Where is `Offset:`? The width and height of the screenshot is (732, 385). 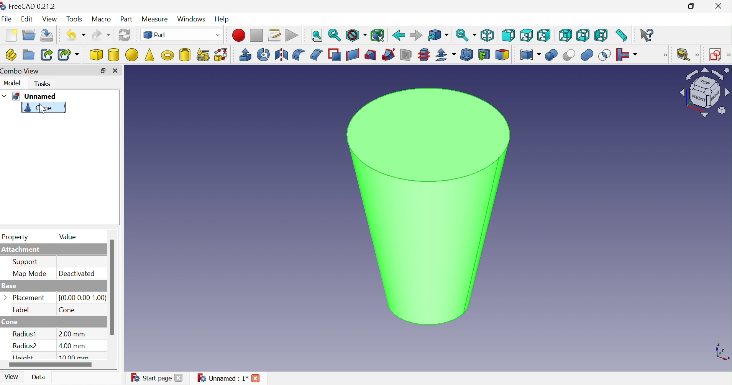 Offset: is located at coordinates (444, 55).